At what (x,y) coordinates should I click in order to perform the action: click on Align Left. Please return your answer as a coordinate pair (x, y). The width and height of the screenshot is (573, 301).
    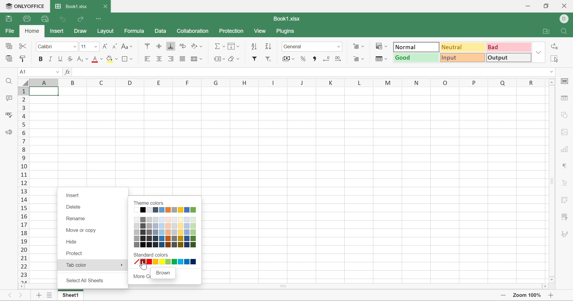
    Looking at the image, I should click on (148, 58).